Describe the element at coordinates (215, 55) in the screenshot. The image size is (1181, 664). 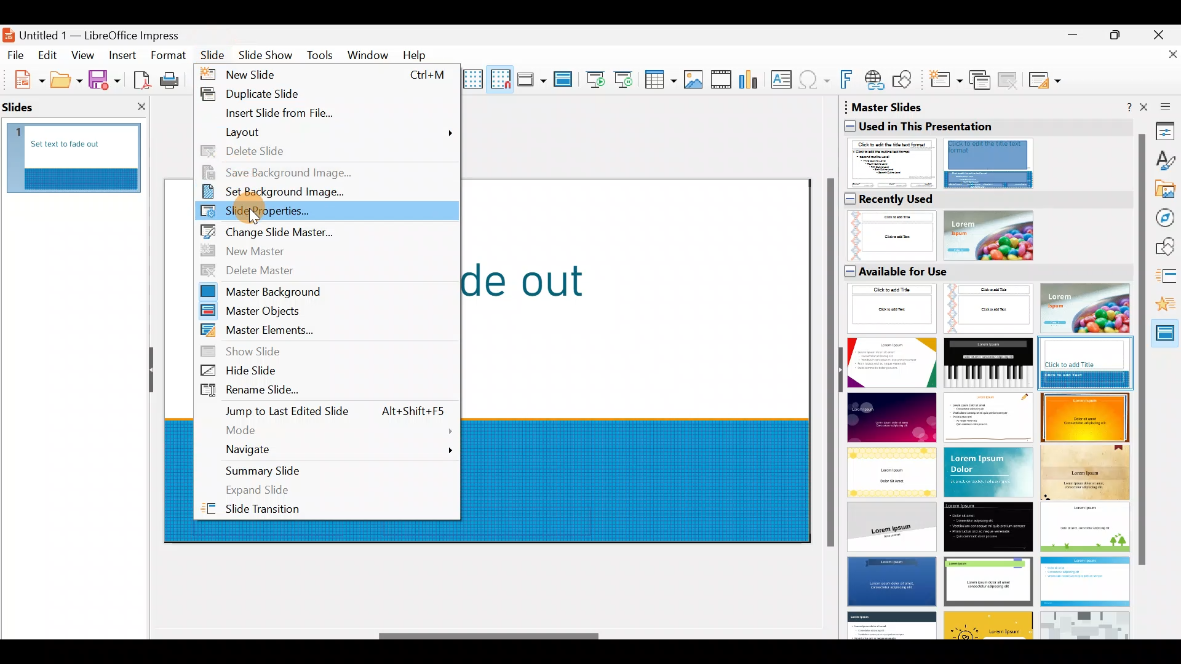
I see `Slide` at that location.